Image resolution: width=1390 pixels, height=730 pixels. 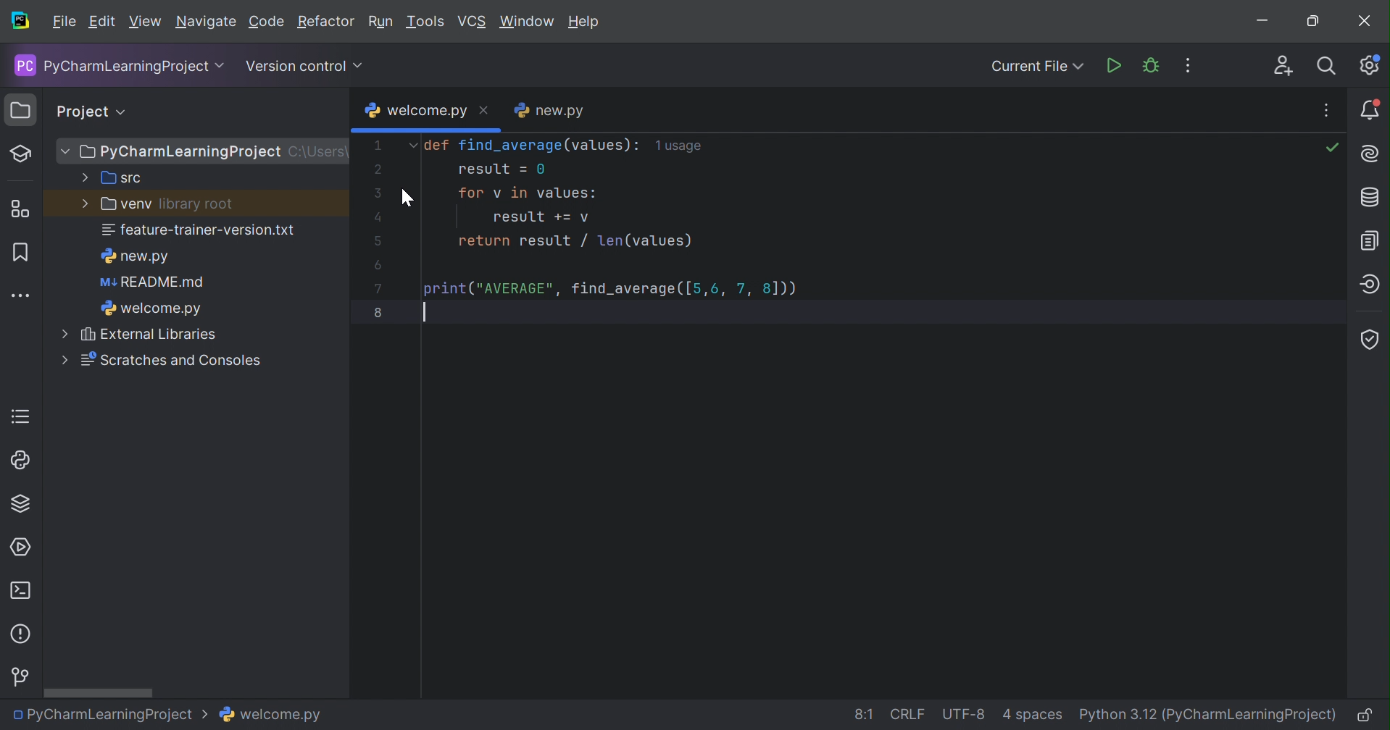 I want to click on File, so click(x=64, y=22).